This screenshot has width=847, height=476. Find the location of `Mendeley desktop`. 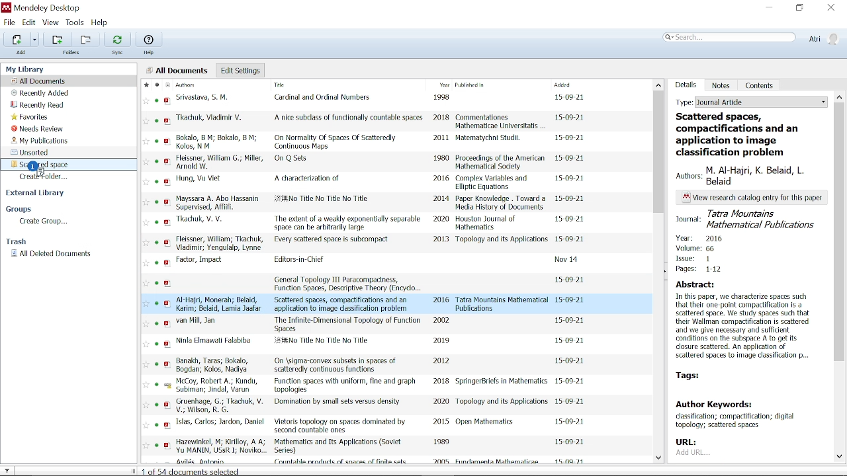

Mendeley desktop is located at coordinates (40, 8).